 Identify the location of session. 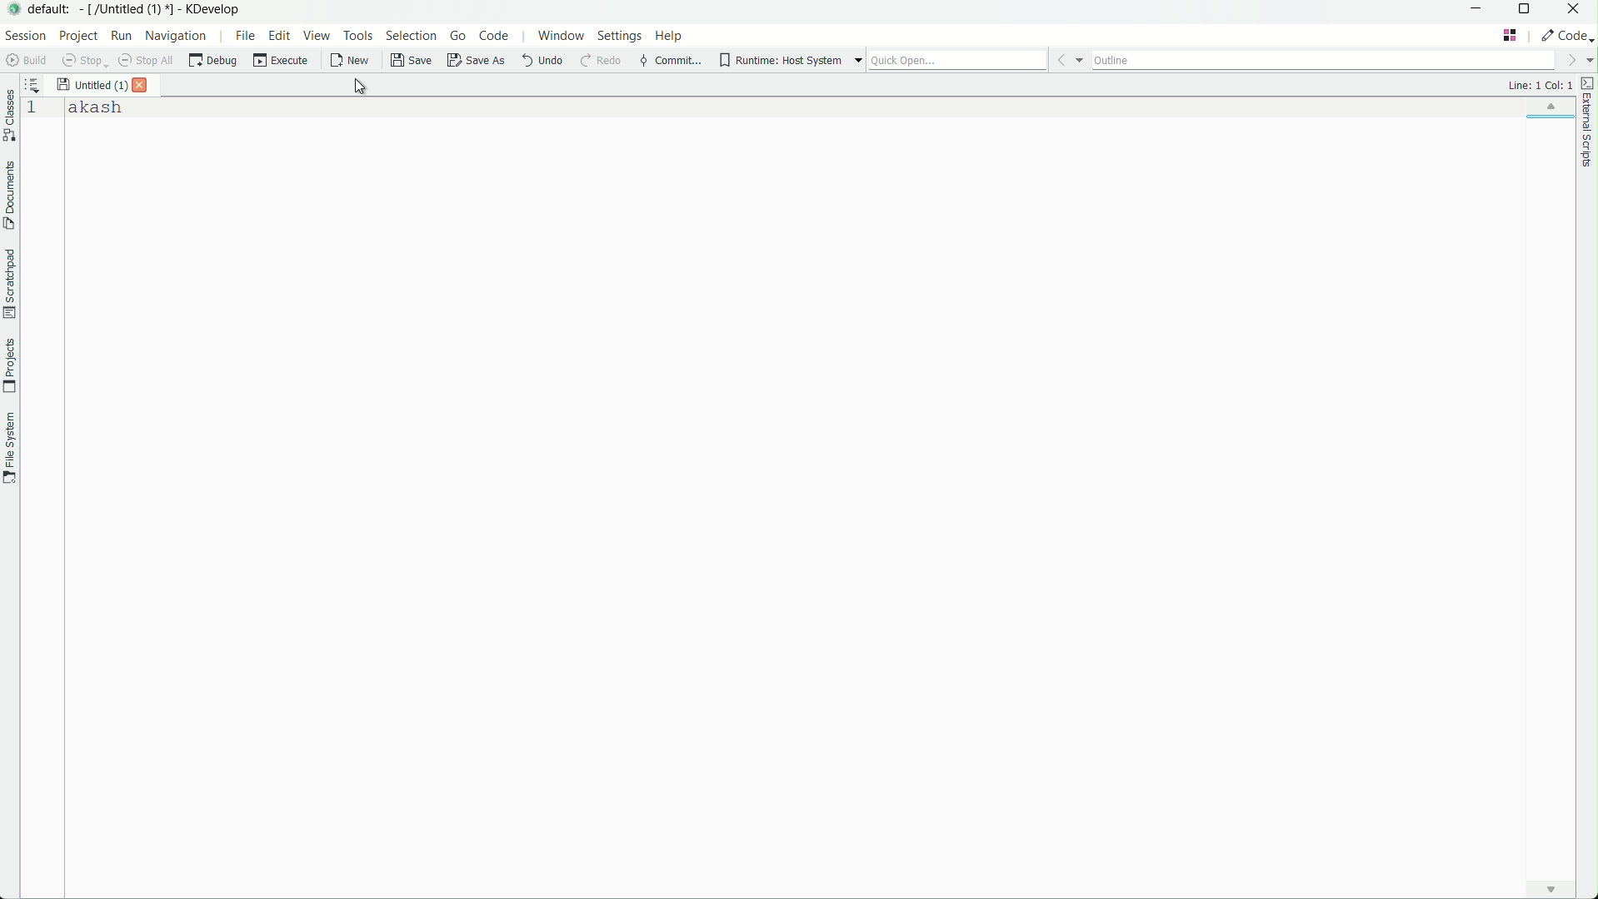
(27, 36).